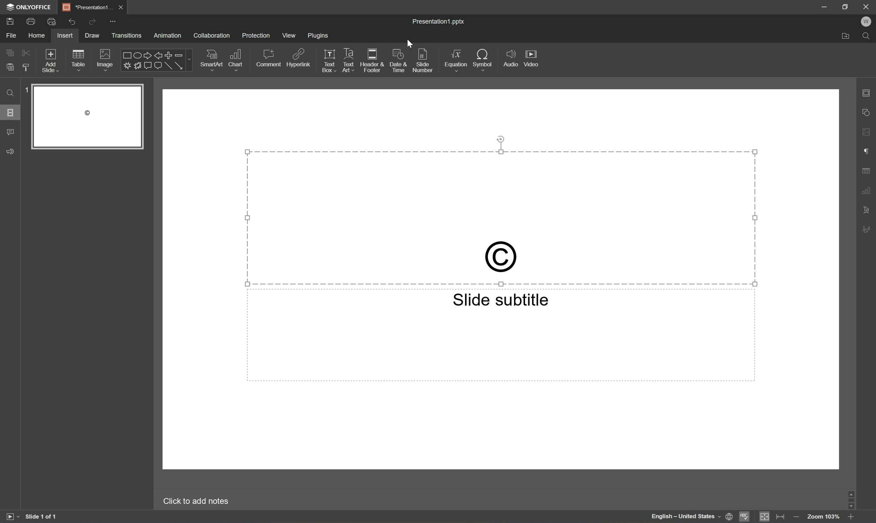  What do you see at coordinates (869, 133) in the screenshot?
I see `Image settings` at bounding box center [869, 133].